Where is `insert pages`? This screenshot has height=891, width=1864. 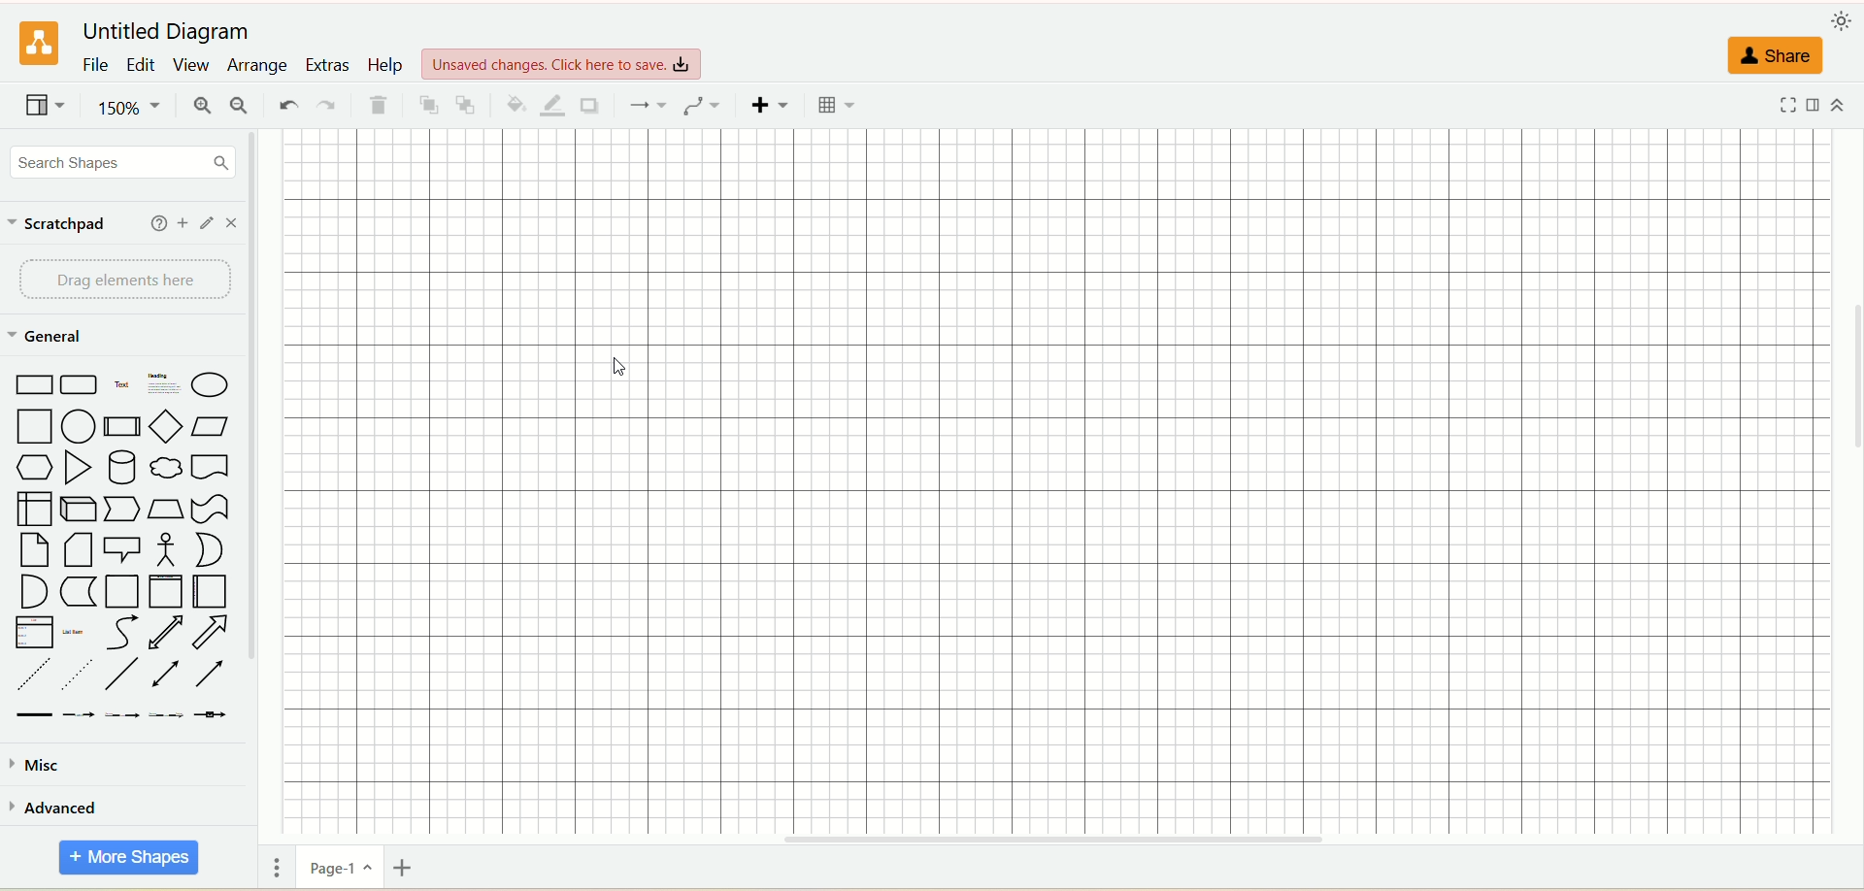 insert pages is located at coordinates (406, 867).